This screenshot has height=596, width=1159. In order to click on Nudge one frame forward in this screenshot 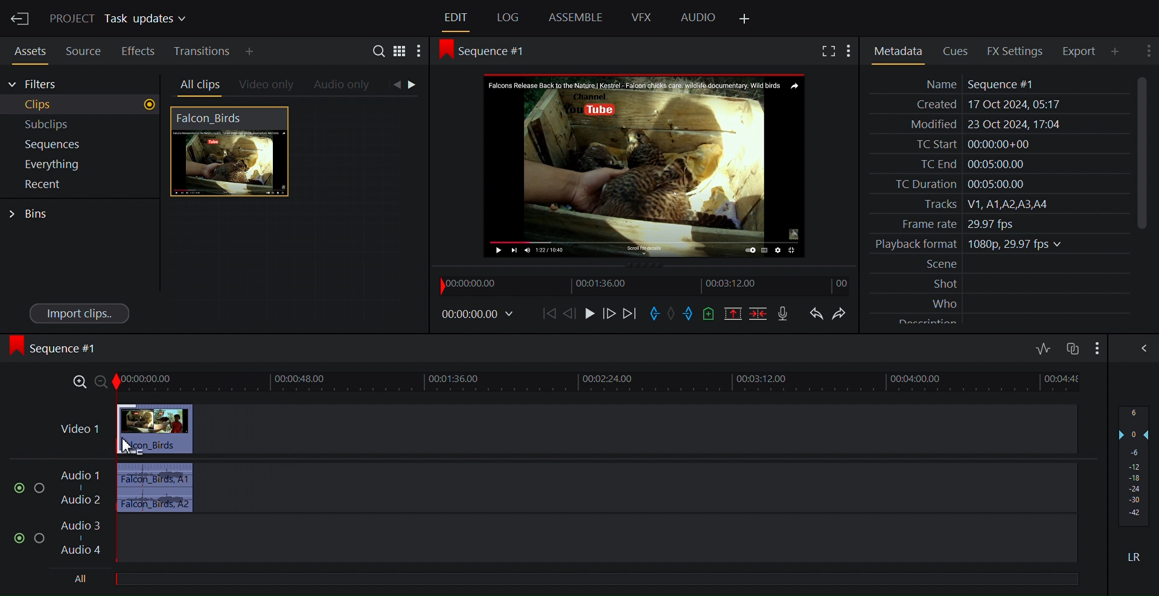, I will do `click(573, 314)`.